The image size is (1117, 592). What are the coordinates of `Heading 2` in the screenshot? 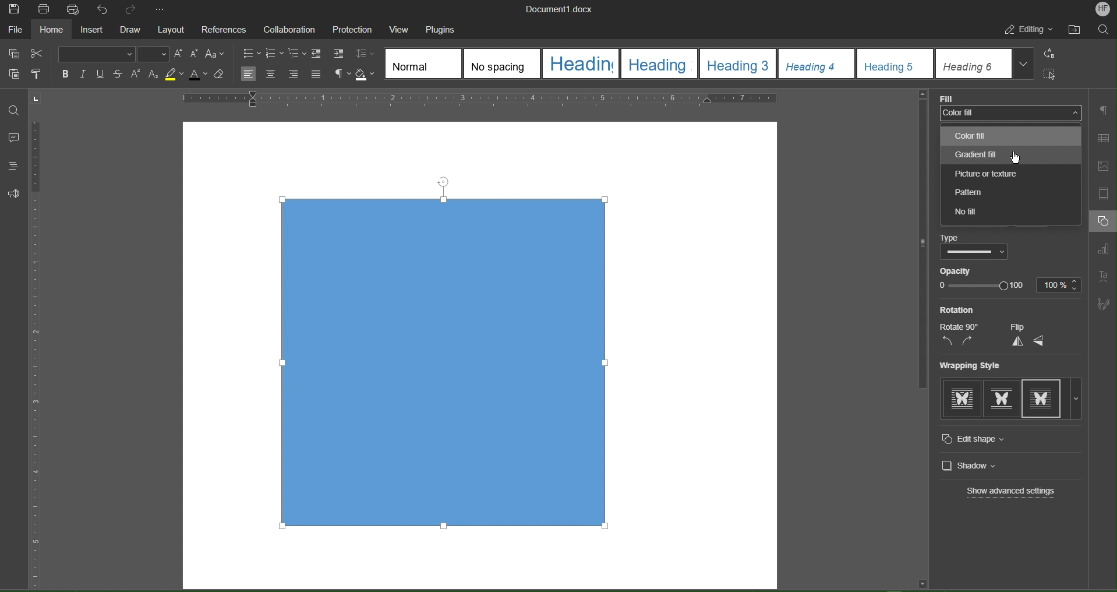 It's located at (658, 64).